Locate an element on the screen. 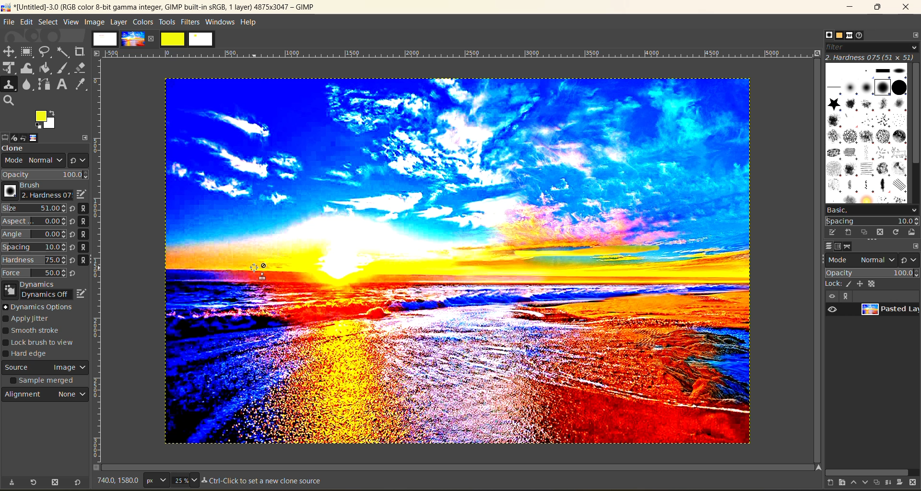 This screenshot has height=491, width=921. edit  is located at coordinates (81, 194).